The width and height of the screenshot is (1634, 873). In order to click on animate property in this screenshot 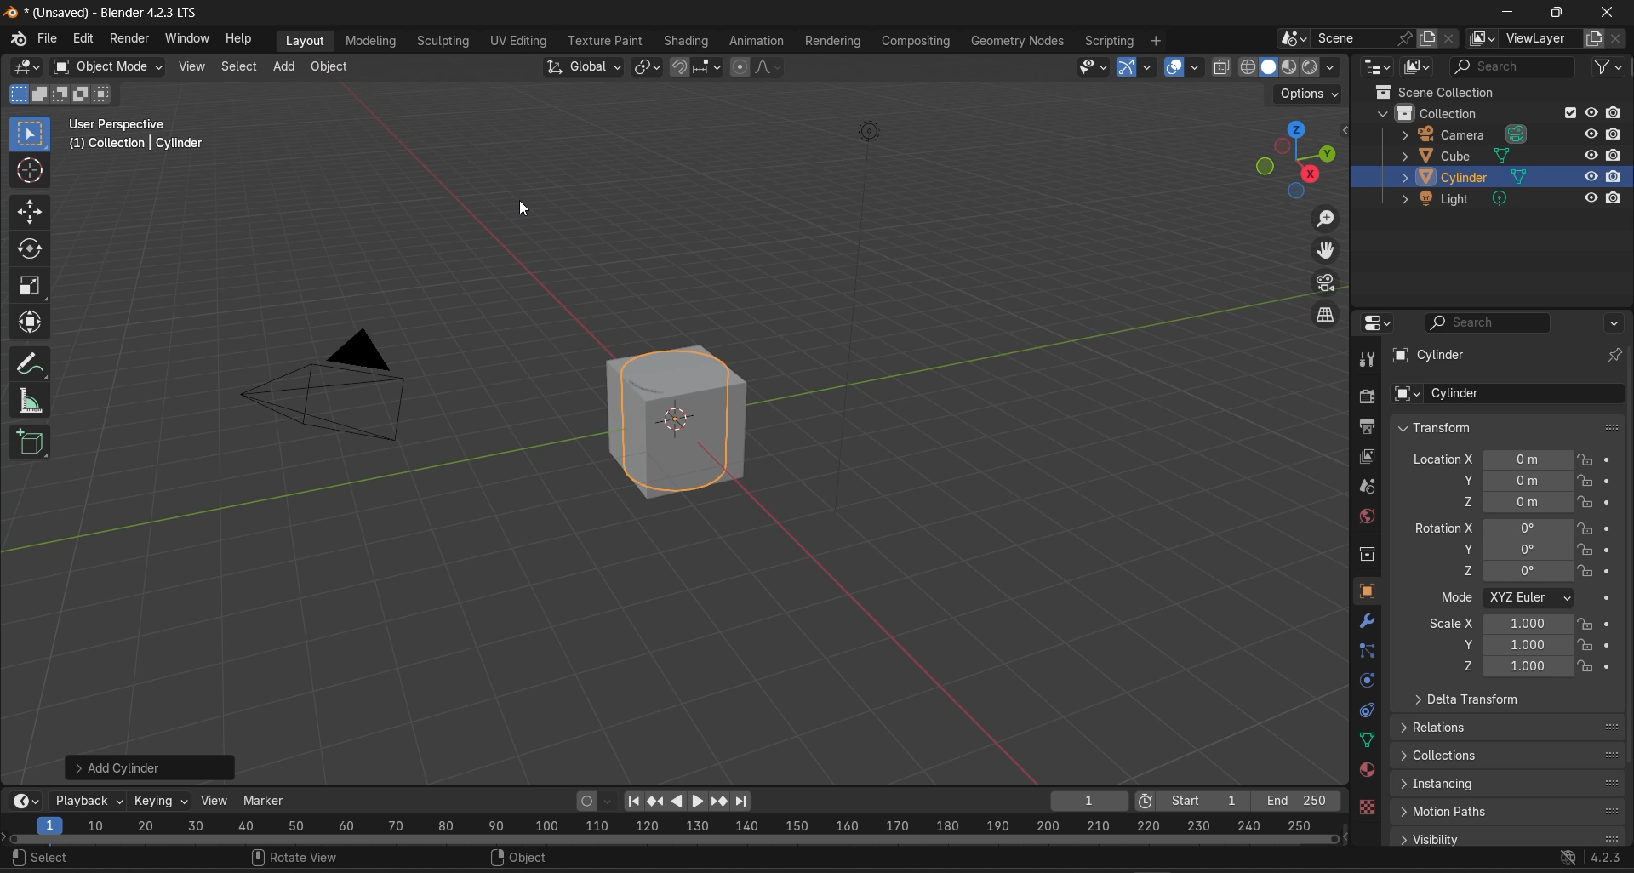, I will do `click(1614, 550)`.